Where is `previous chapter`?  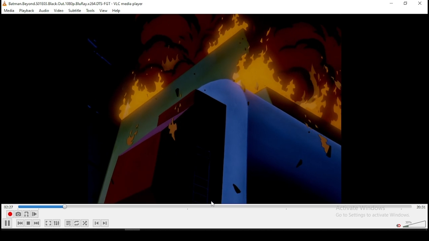 previous chapter is located at coordinates (97, 223).